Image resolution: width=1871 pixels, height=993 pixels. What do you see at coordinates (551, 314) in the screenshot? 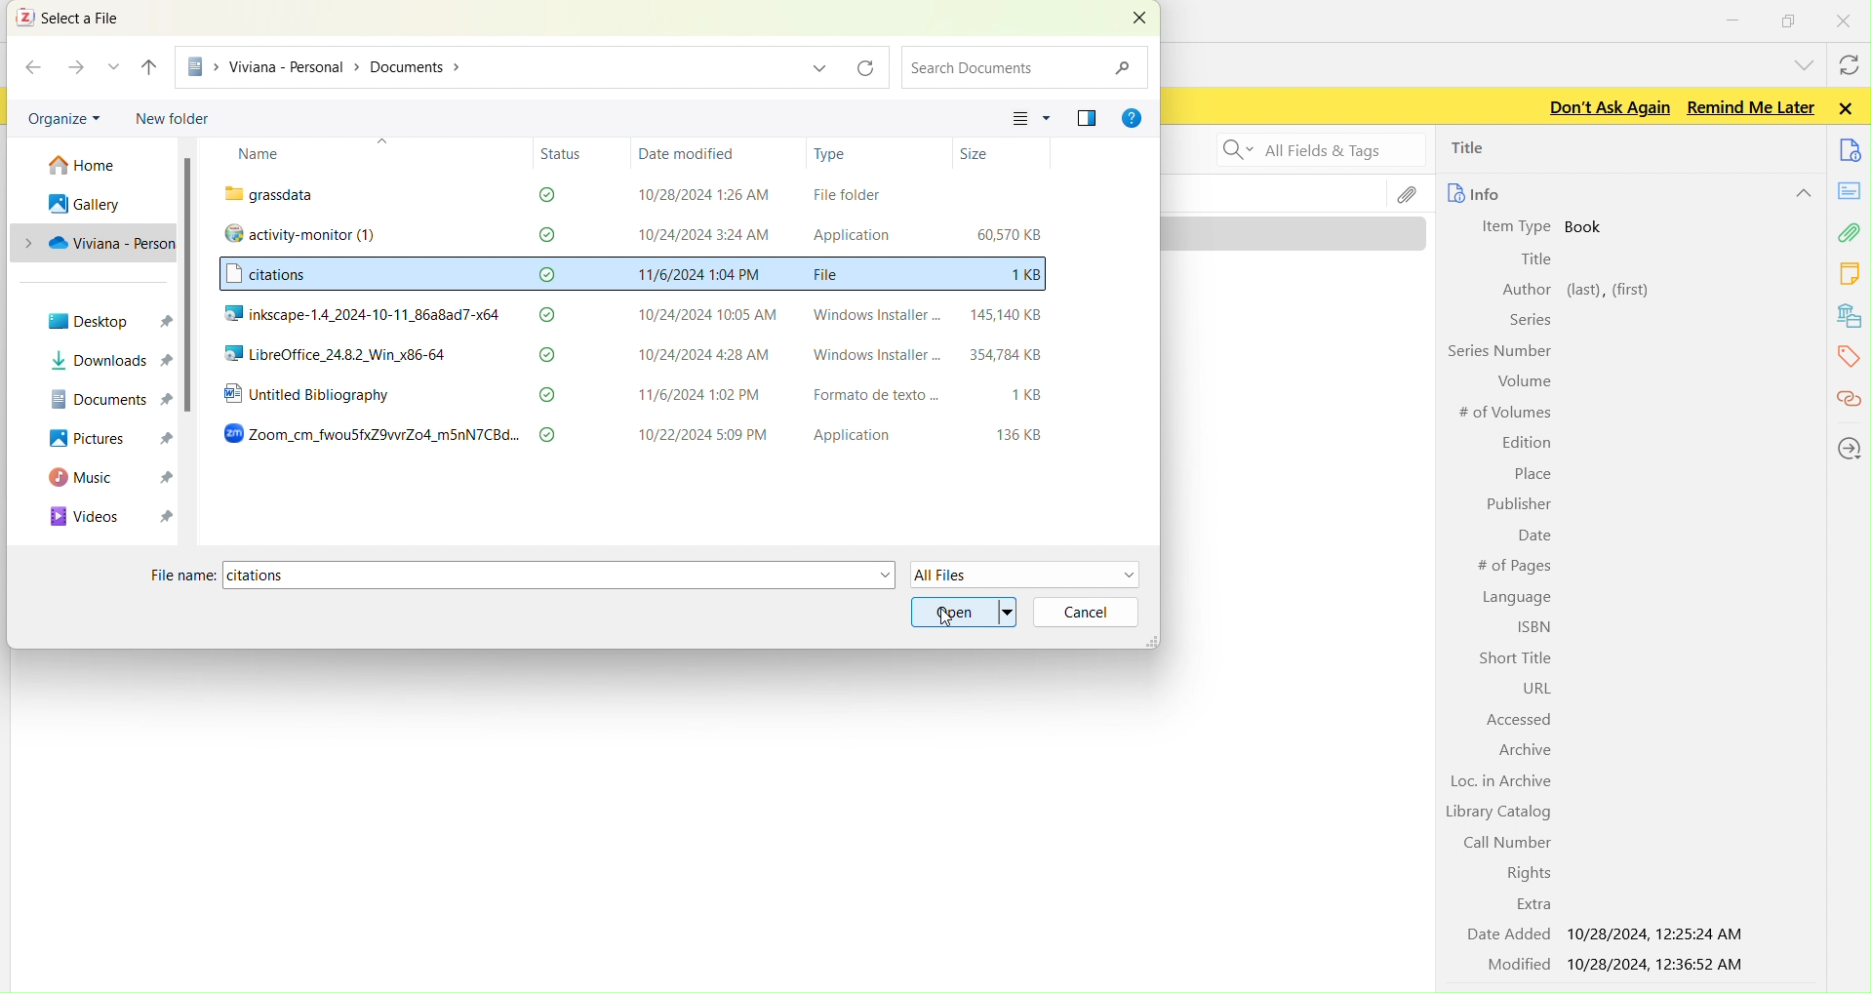
I see `check` at bounding box center [551, 314].